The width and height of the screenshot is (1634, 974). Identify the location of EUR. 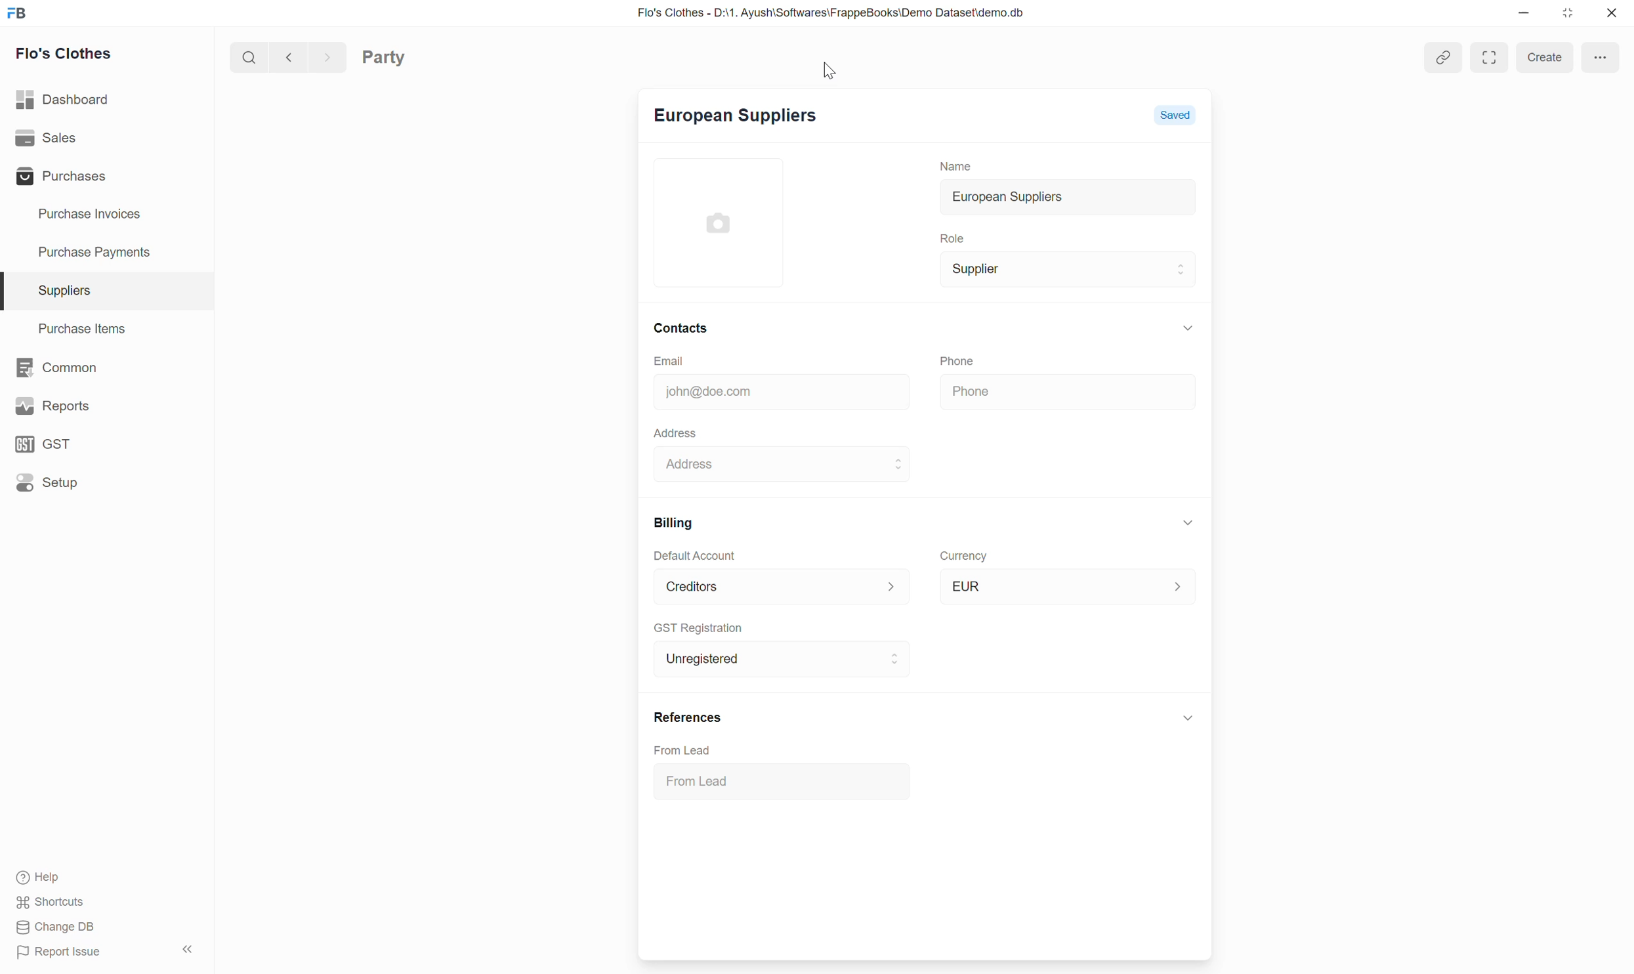
(966, 633).